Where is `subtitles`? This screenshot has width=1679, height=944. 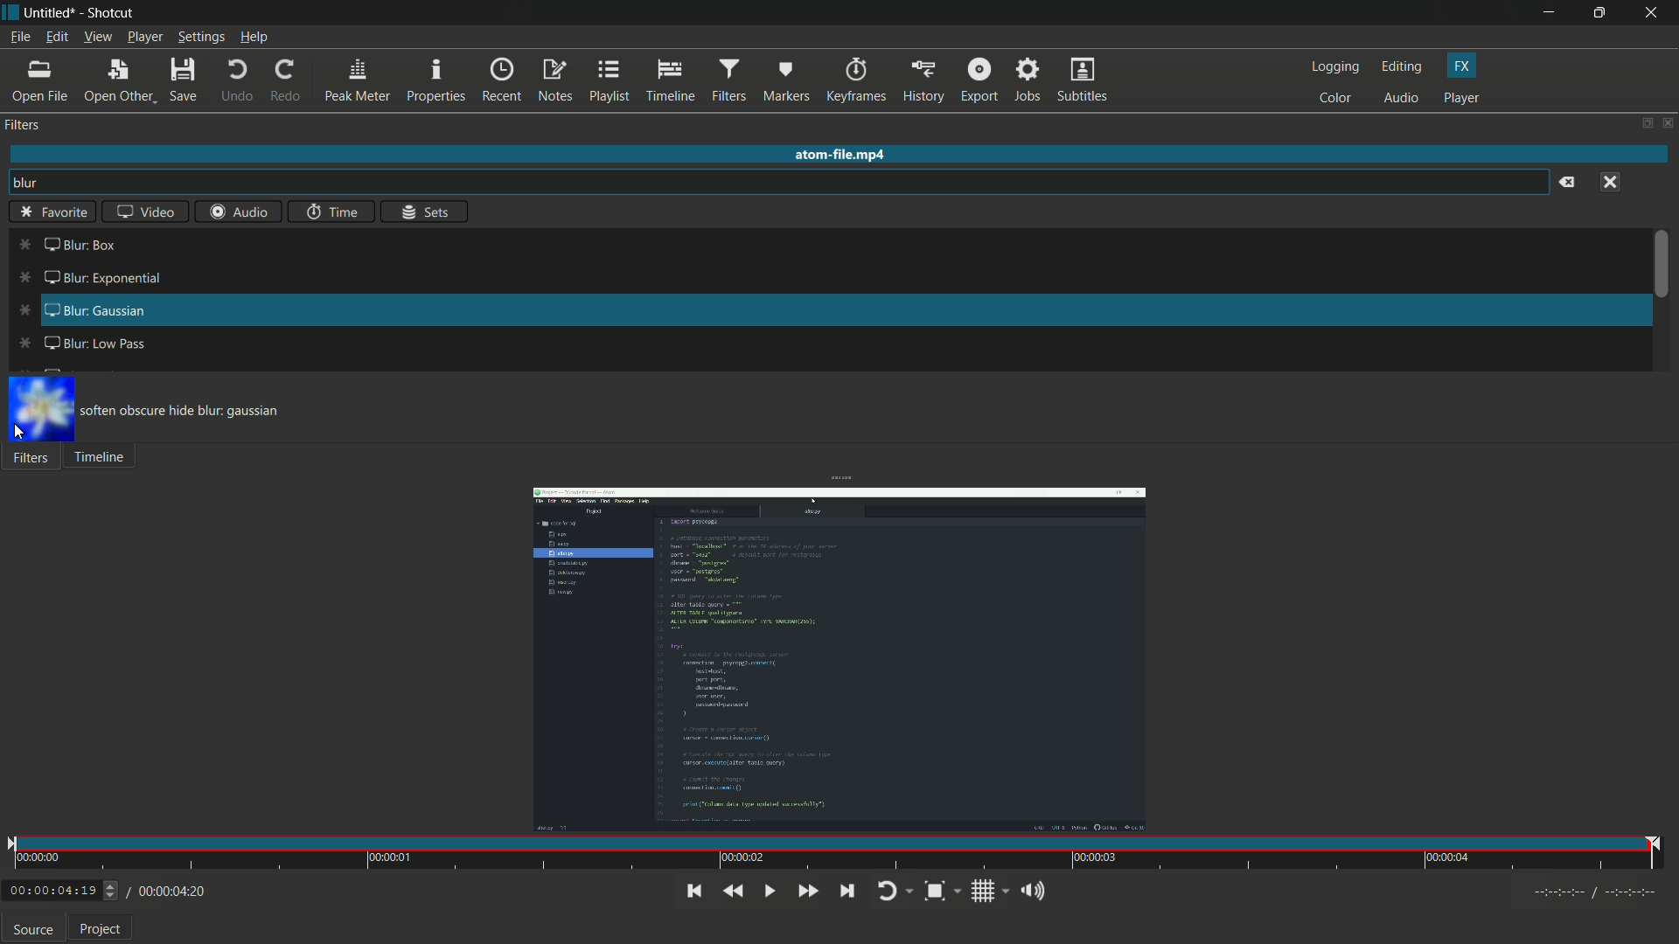
subtitles is located at coordinates (1082, 81).